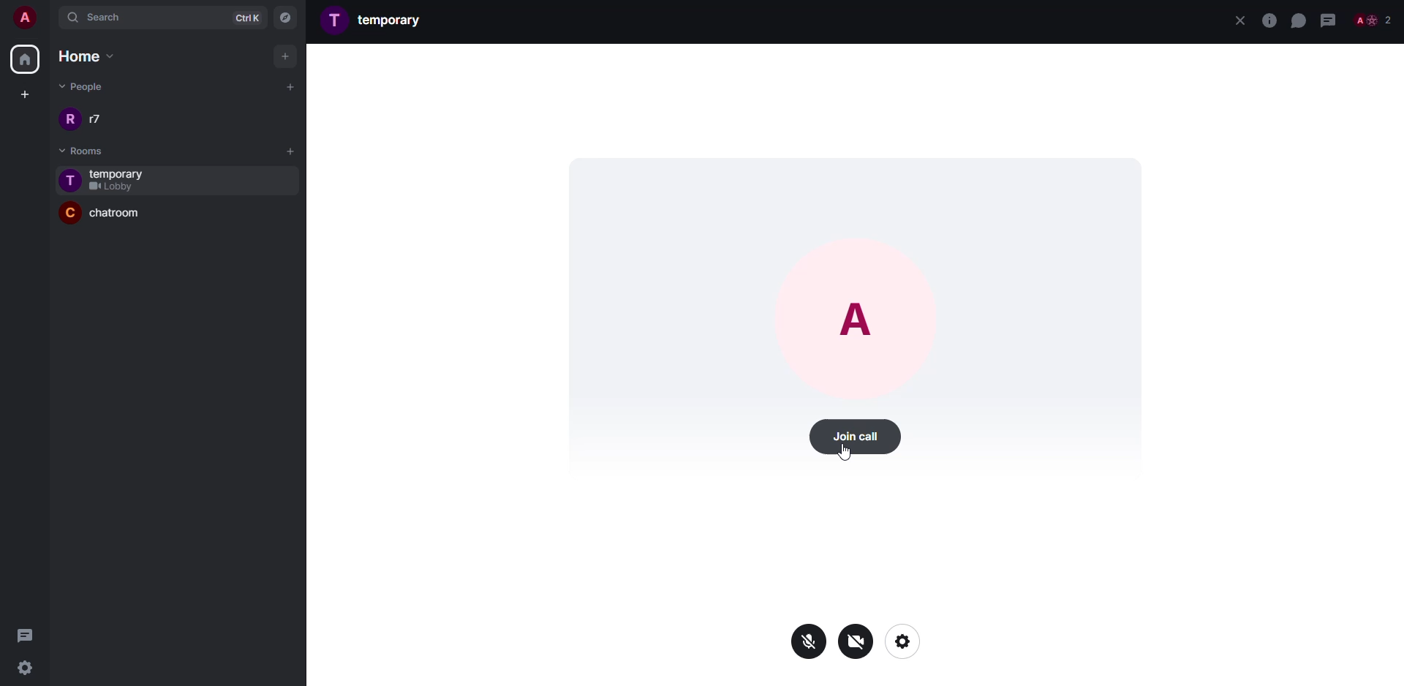  Describe the element at coordinates (68, 213) in the screenshot. I see `profile` at that location.